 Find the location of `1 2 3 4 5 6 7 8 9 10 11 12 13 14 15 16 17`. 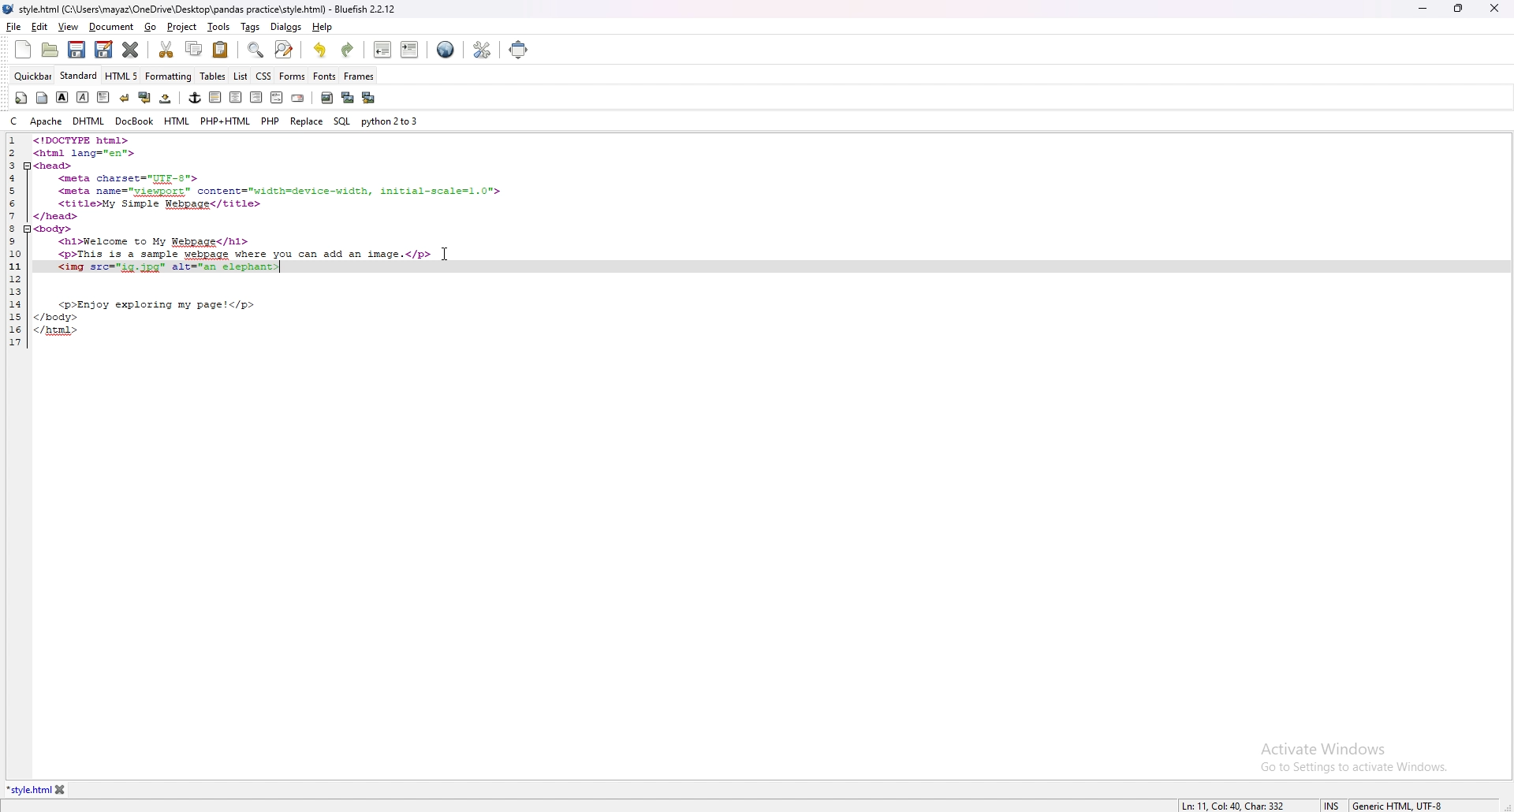

1 2 3 4 5 6 7 8 9 10 11 12 13 14 15 16 17 is located at coordinates (17, 242).